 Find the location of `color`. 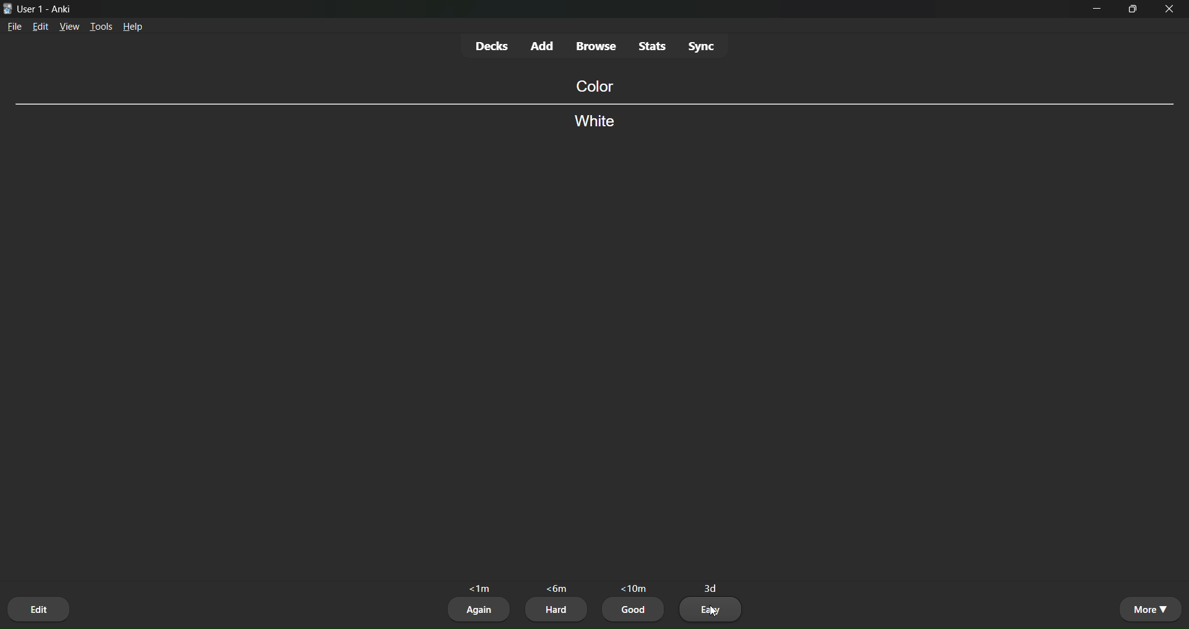

color is located at coordinates (592, 85).